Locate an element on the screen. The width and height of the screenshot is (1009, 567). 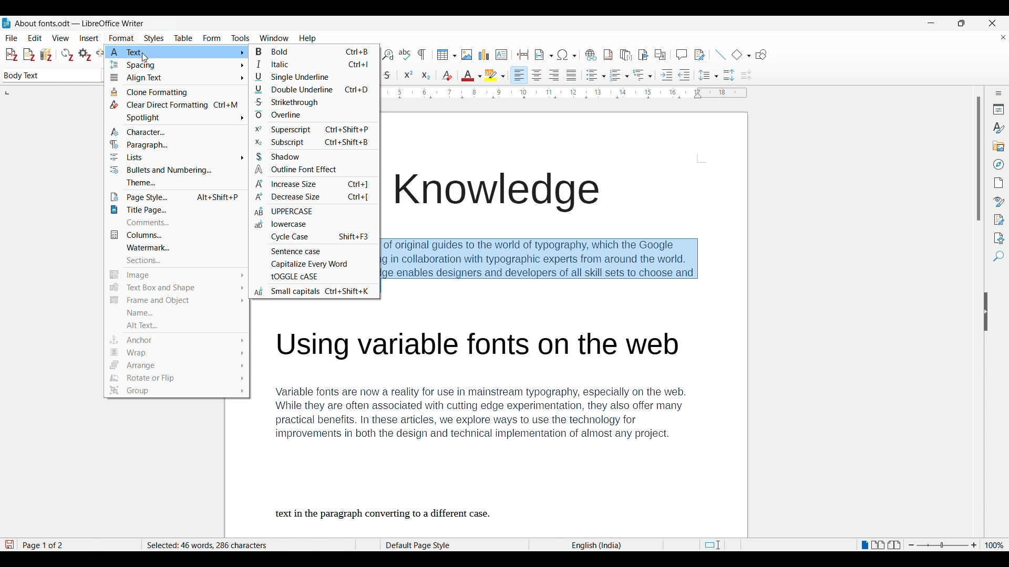
Sidebar settings is located at coordinates (999, 93).